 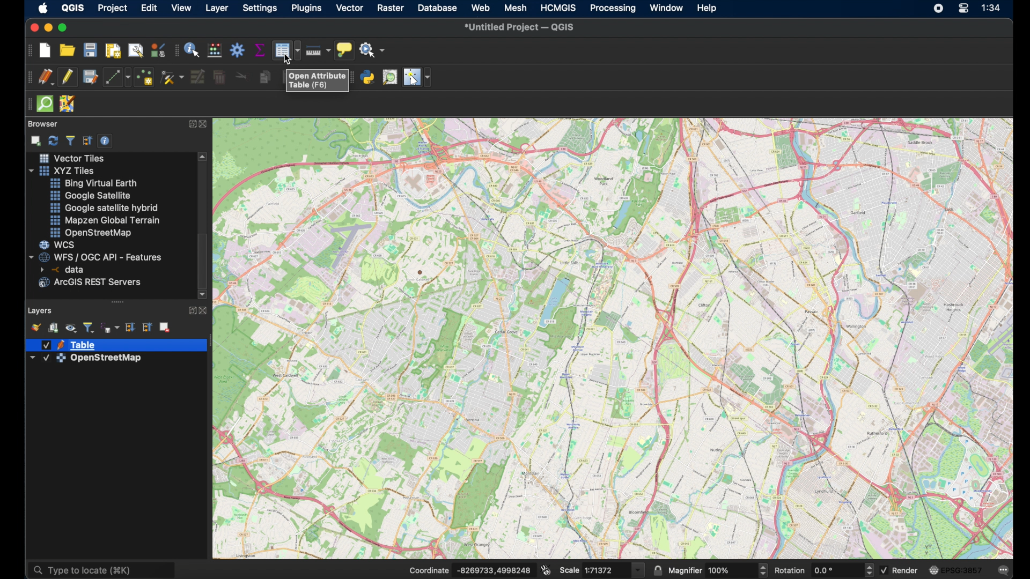 What do you see at coordinates (189, 311) in the screenshot?
I see `expand` at bounding box center [189, 311].